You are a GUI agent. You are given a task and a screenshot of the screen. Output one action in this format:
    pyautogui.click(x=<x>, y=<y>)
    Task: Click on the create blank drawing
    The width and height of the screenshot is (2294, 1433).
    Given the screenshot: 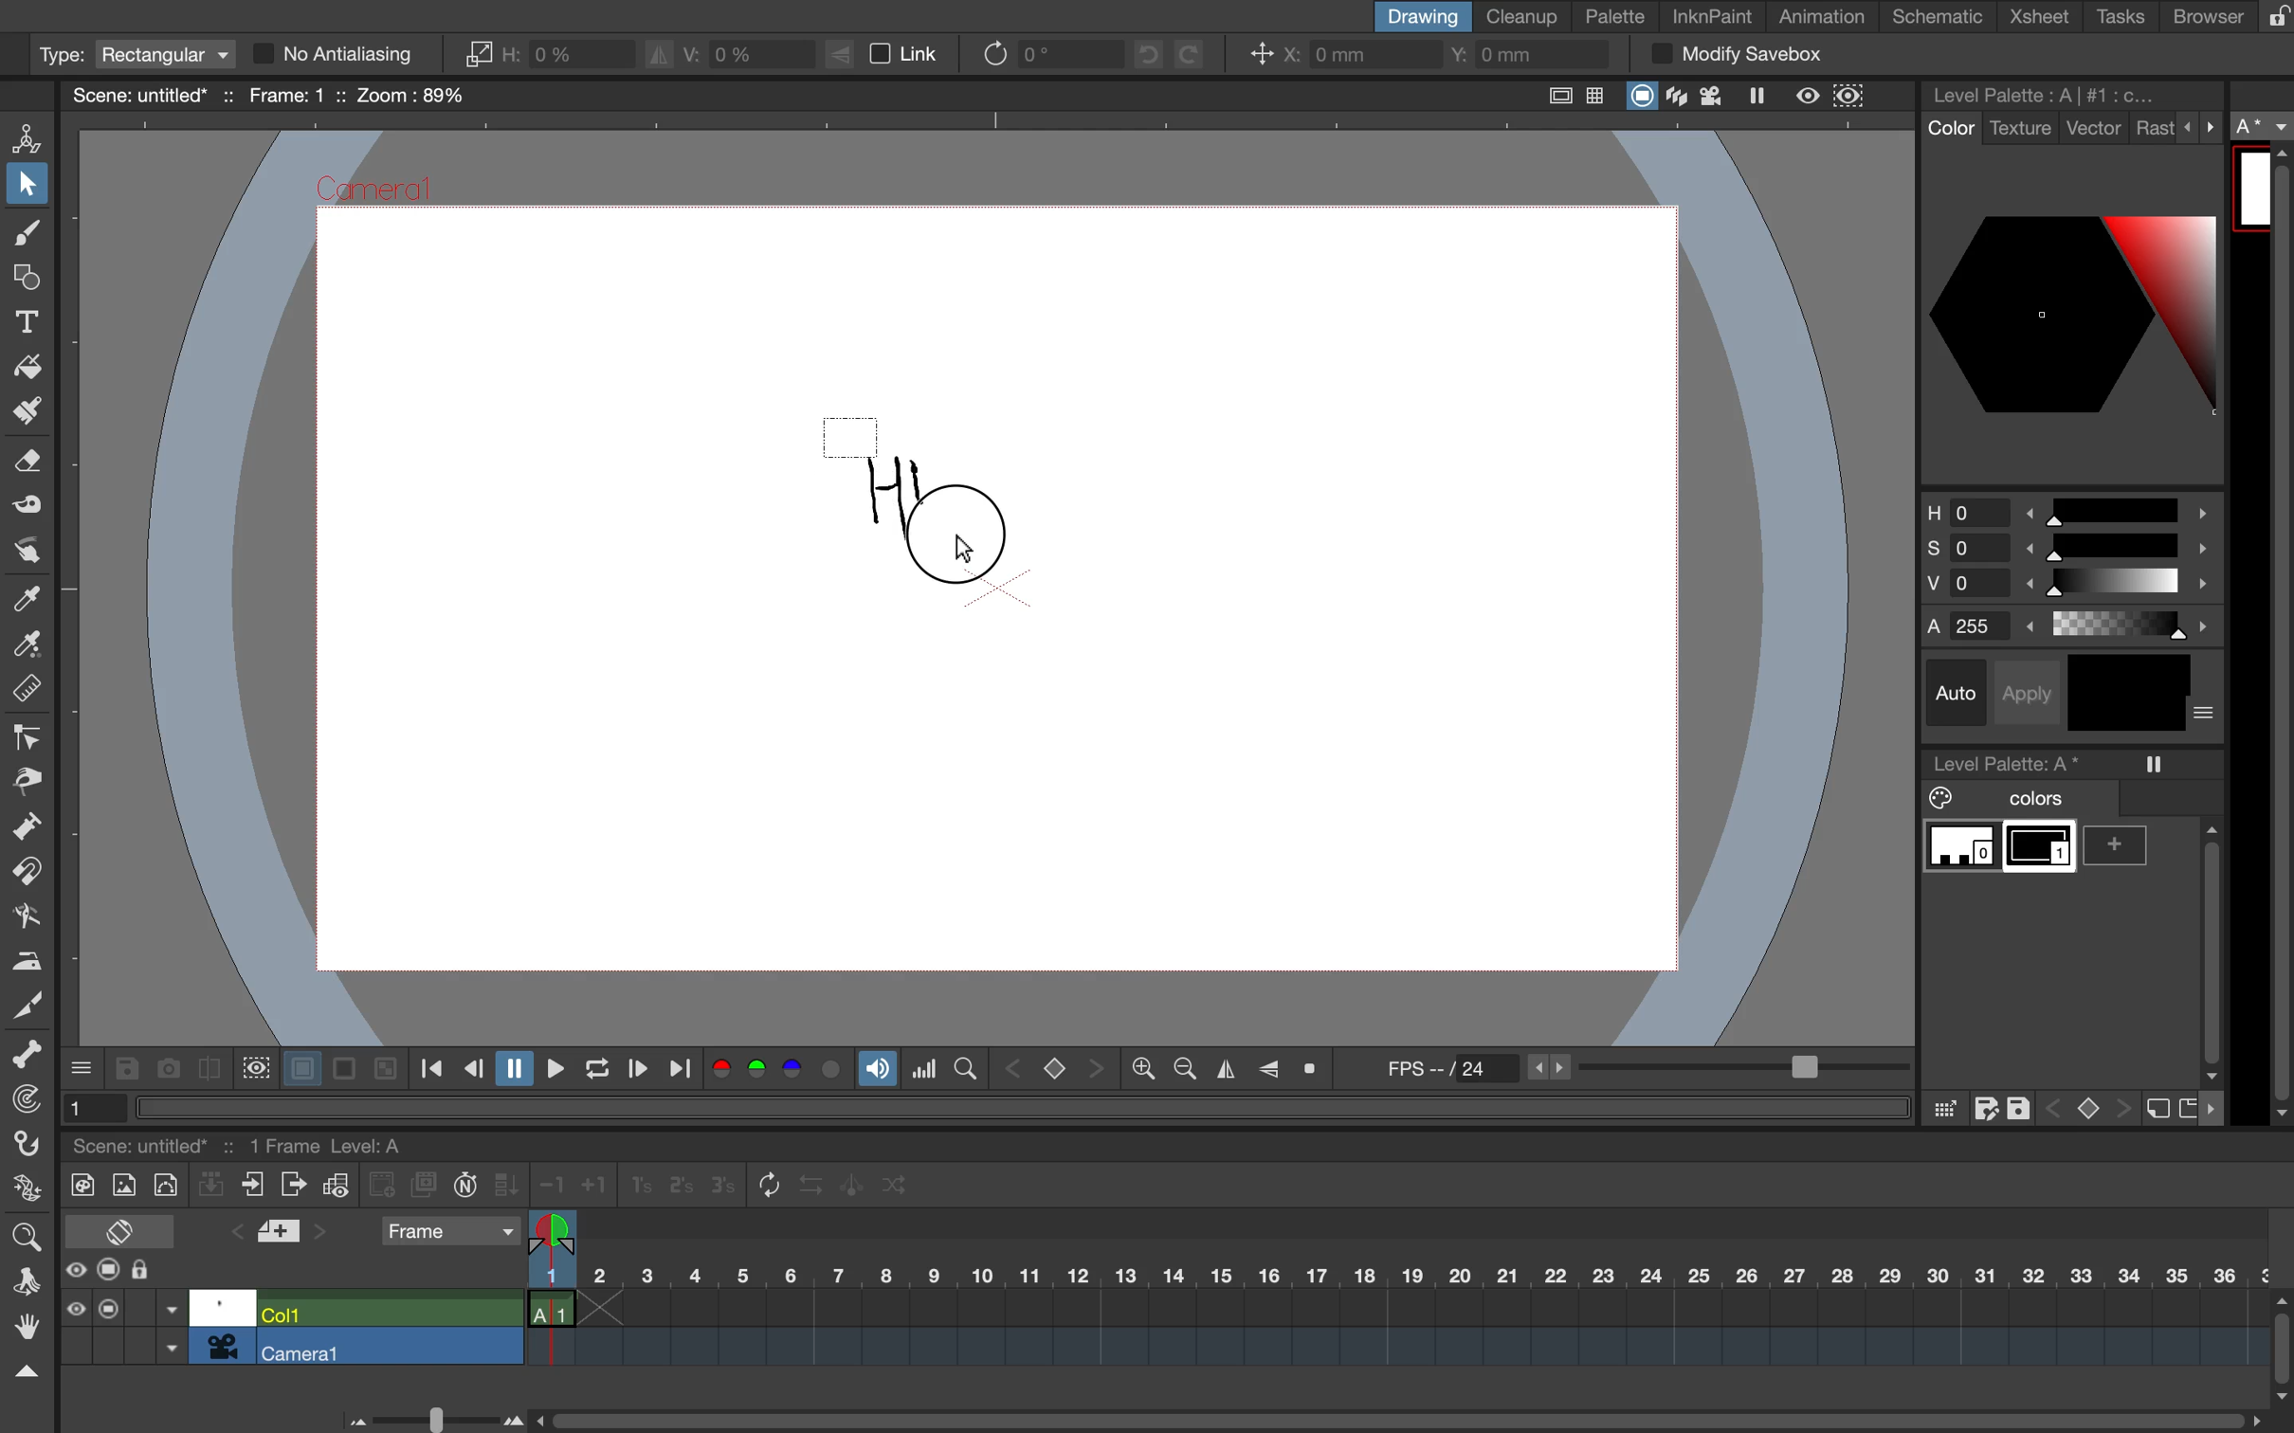 What is the action you would take?
    pyautogui.click(x=385, y=1185)
    